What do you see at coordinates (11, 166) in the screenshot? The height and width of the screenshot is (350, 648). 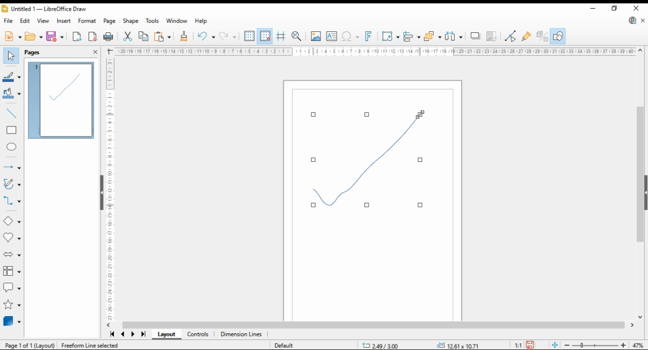 I see `arrows ` at bounding box center [11, 166].